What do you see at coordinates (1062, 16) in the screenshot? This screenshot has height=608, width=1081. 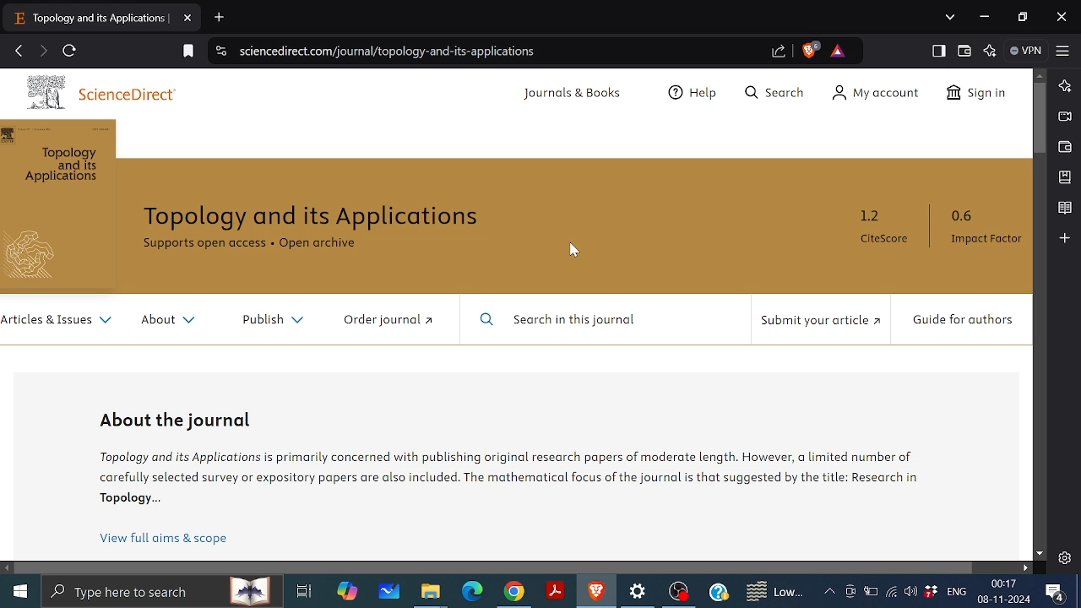 I see `Close` at bounding box center [1062, 16].